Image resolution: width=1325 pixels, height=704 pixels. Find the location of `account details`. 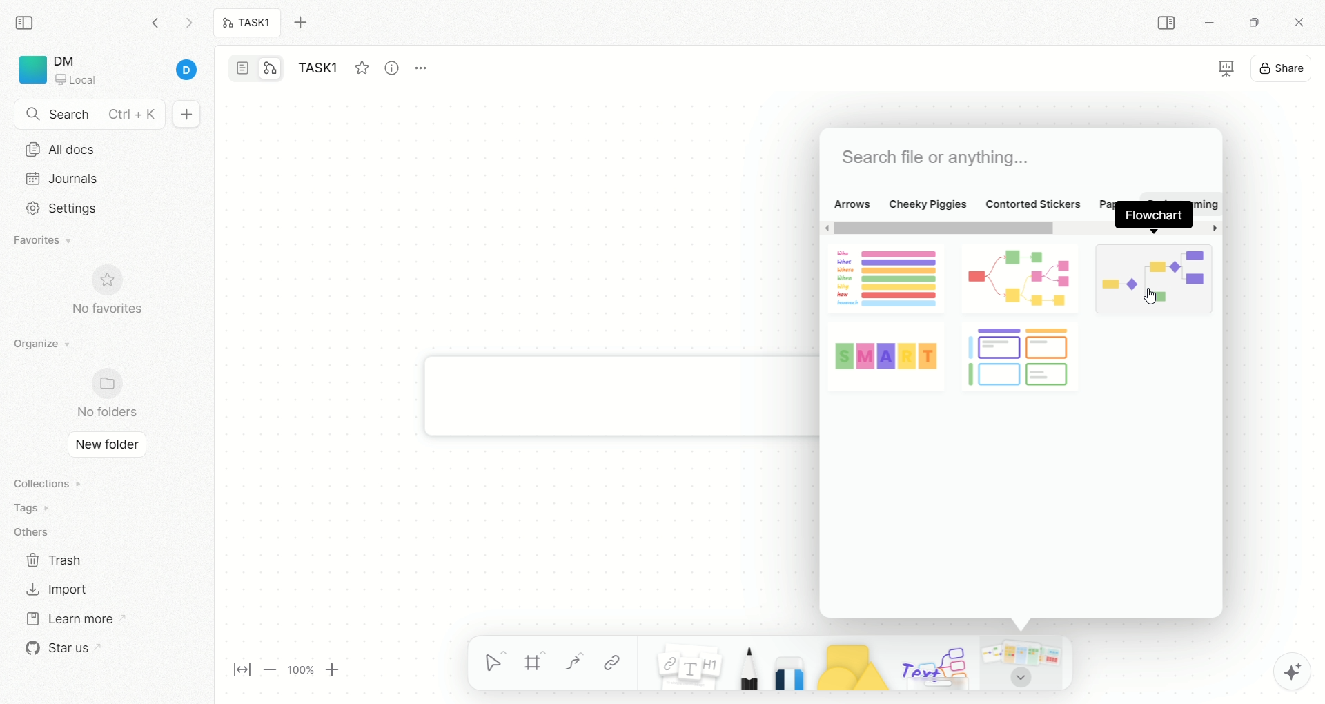

account details is located at coordinates (129, 71).